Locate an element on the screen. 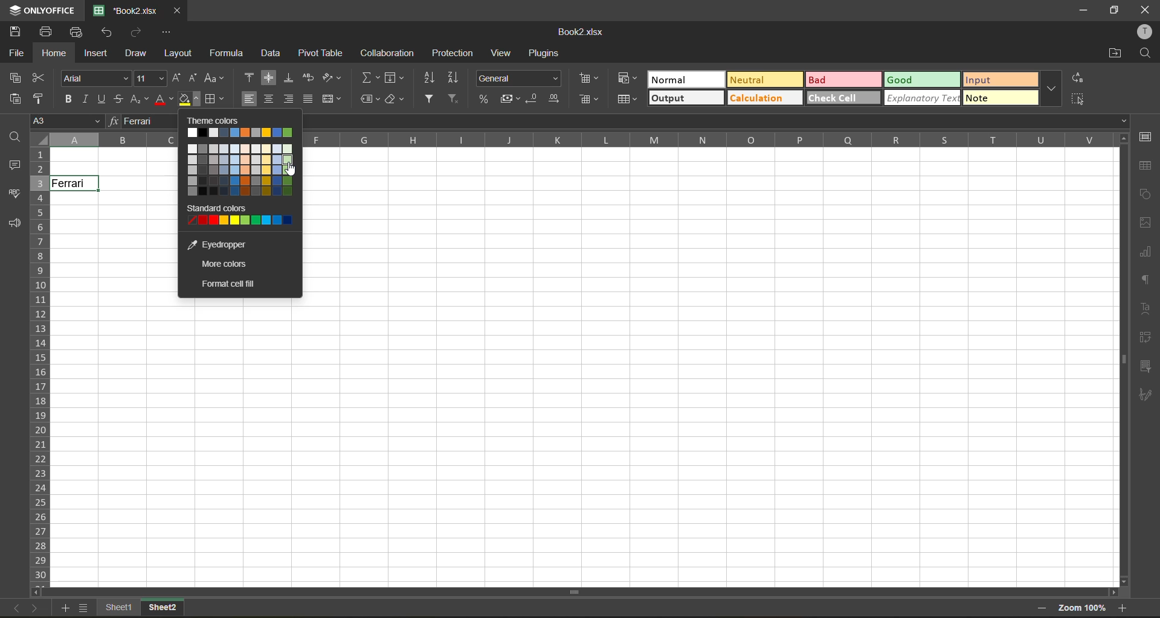 This screenshot has width=1160, height=618. copy is located at coordinates (15, 77).